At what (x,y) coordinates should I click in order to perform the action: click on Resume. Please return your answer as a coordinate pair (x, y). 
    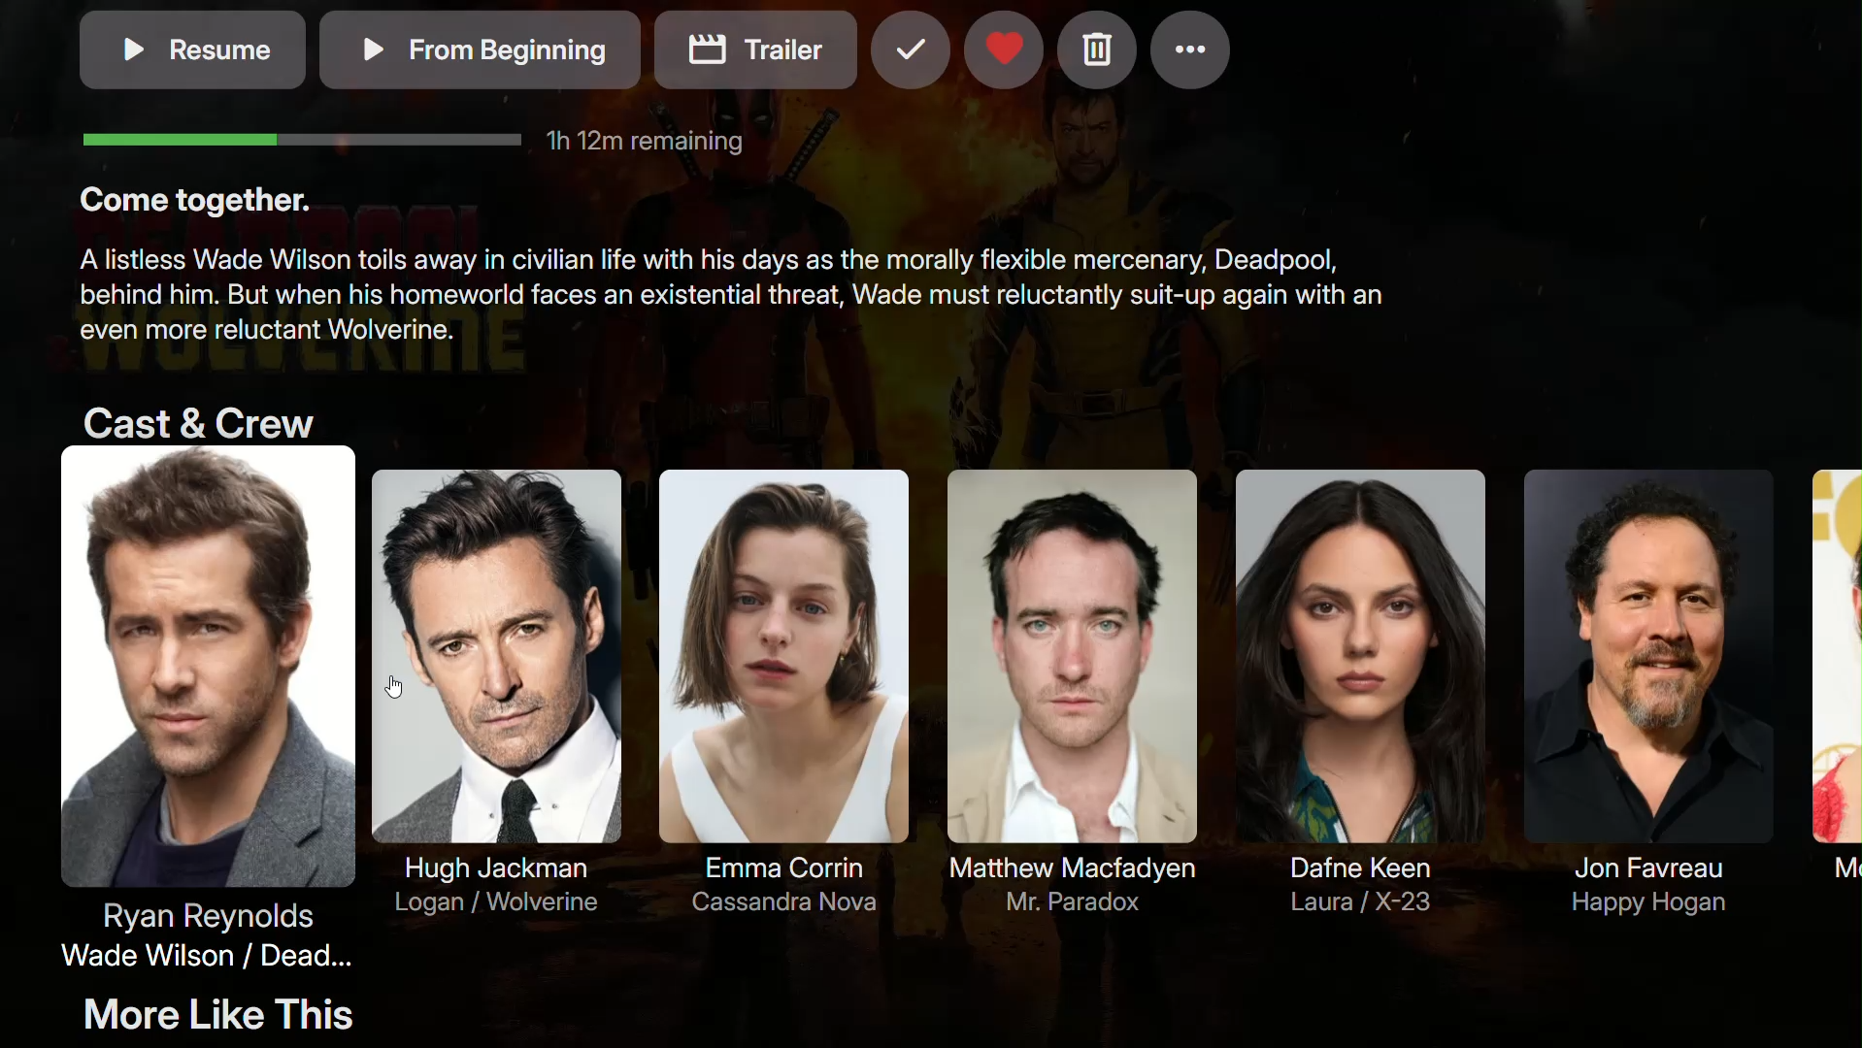
    Looking at the image, I should click on (187, 49).